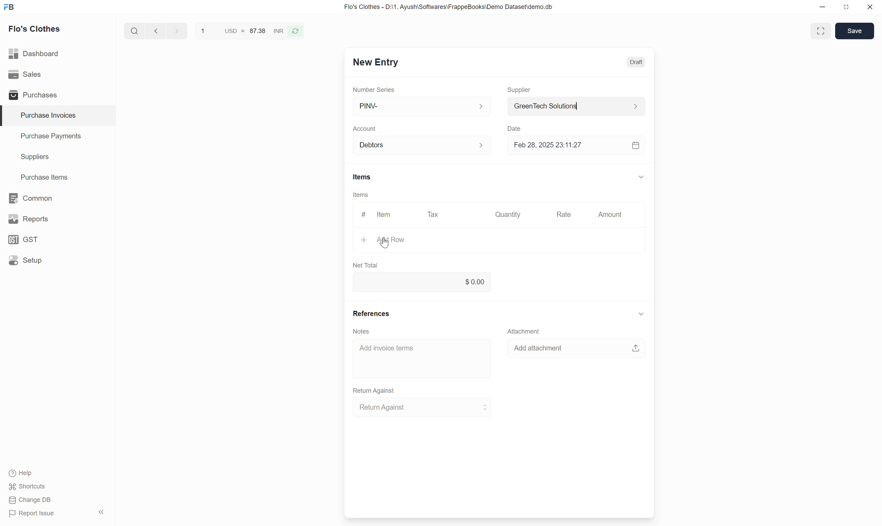 This screenshot has width=882, height=526. What do you see at coordinates (373, 90) in the screenshot?
I see `Number Series` at bounding box center [373, 90].